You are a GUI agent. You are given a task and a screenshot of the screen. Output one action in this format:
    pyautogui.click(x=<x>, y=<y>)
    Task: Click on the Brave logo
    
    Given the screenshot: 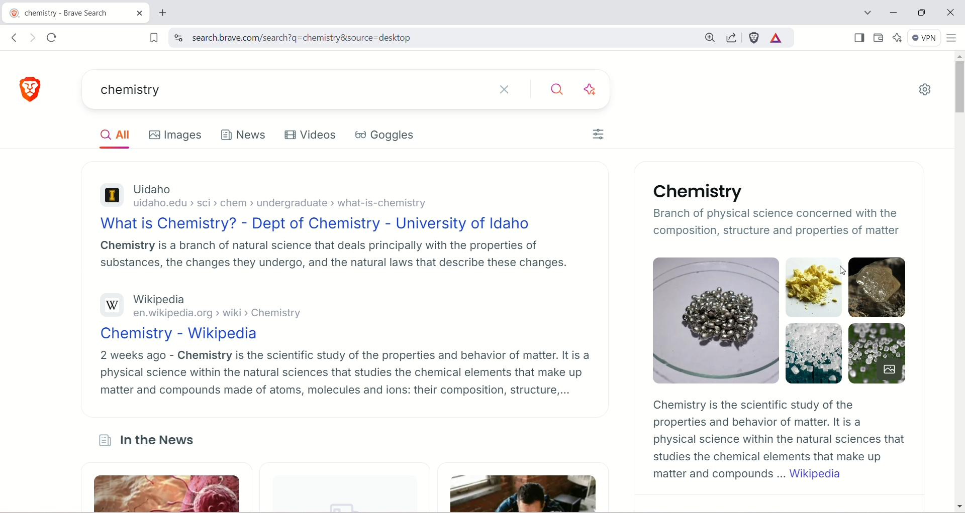 What is the action you would take?
    pyautogui.click(x=33, y=88)
    